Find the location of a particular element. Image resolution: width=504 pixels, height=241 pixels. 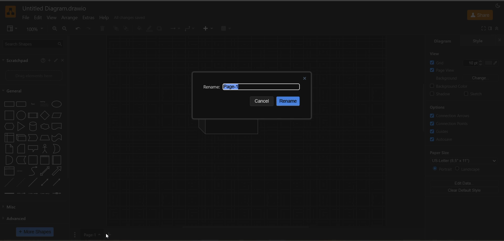

to back is located at coordinates (127, 29).